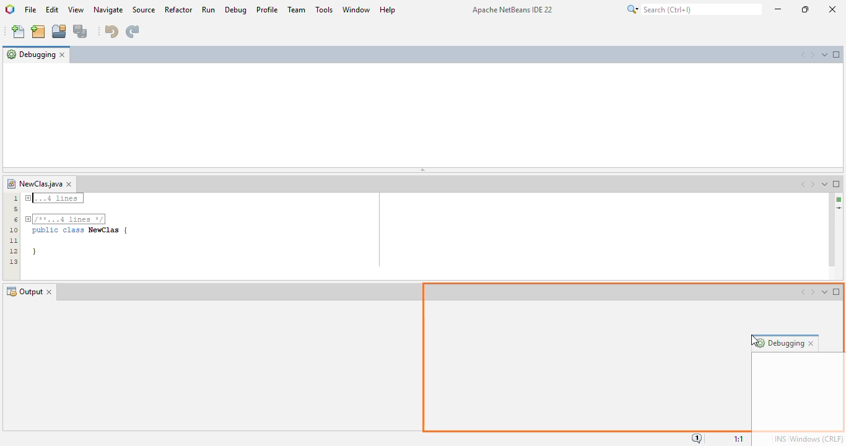 This screenshot has height=446, width=846. What do you see at coordinates (266, 9) in the screenshot?
I see `profile` at bounding box center [266, 9].